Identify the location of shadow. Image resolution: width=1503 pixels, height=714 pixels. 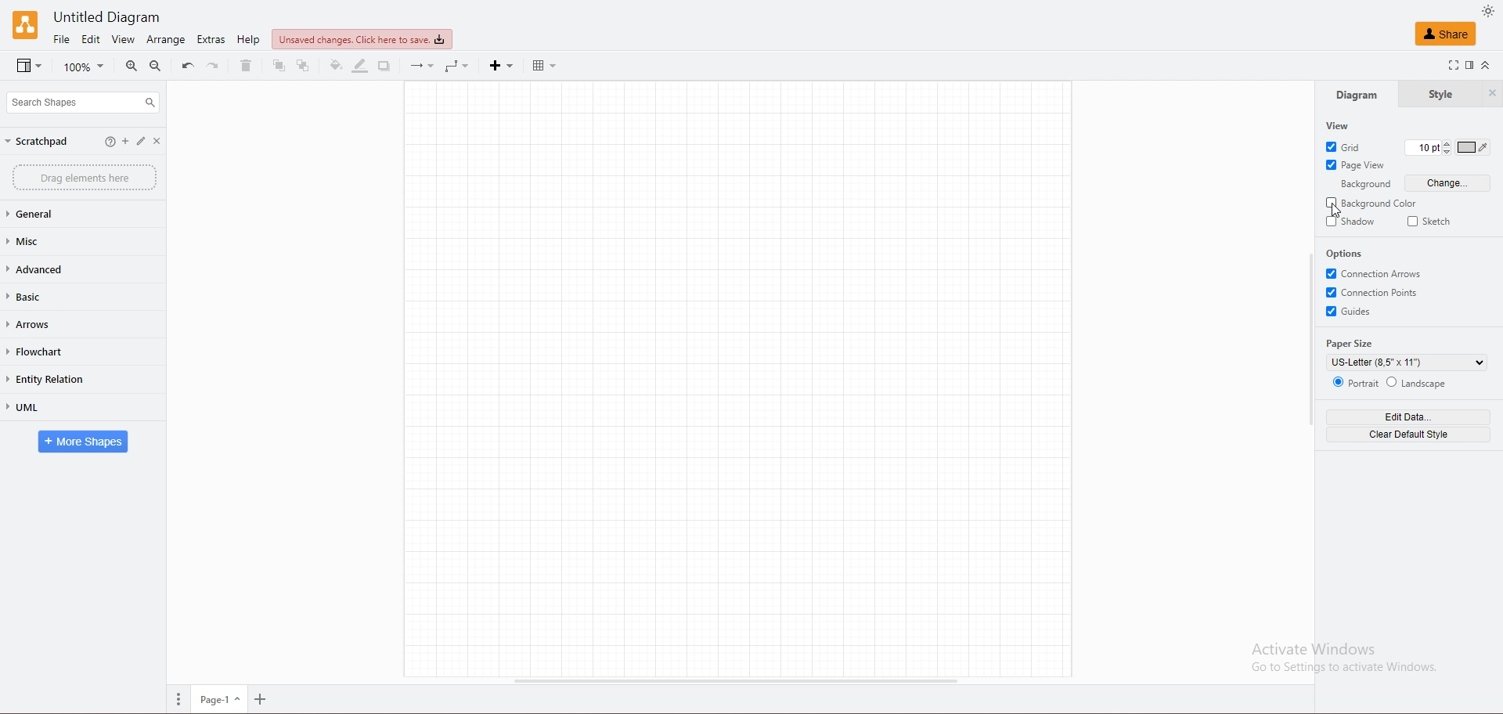
(387, 66).